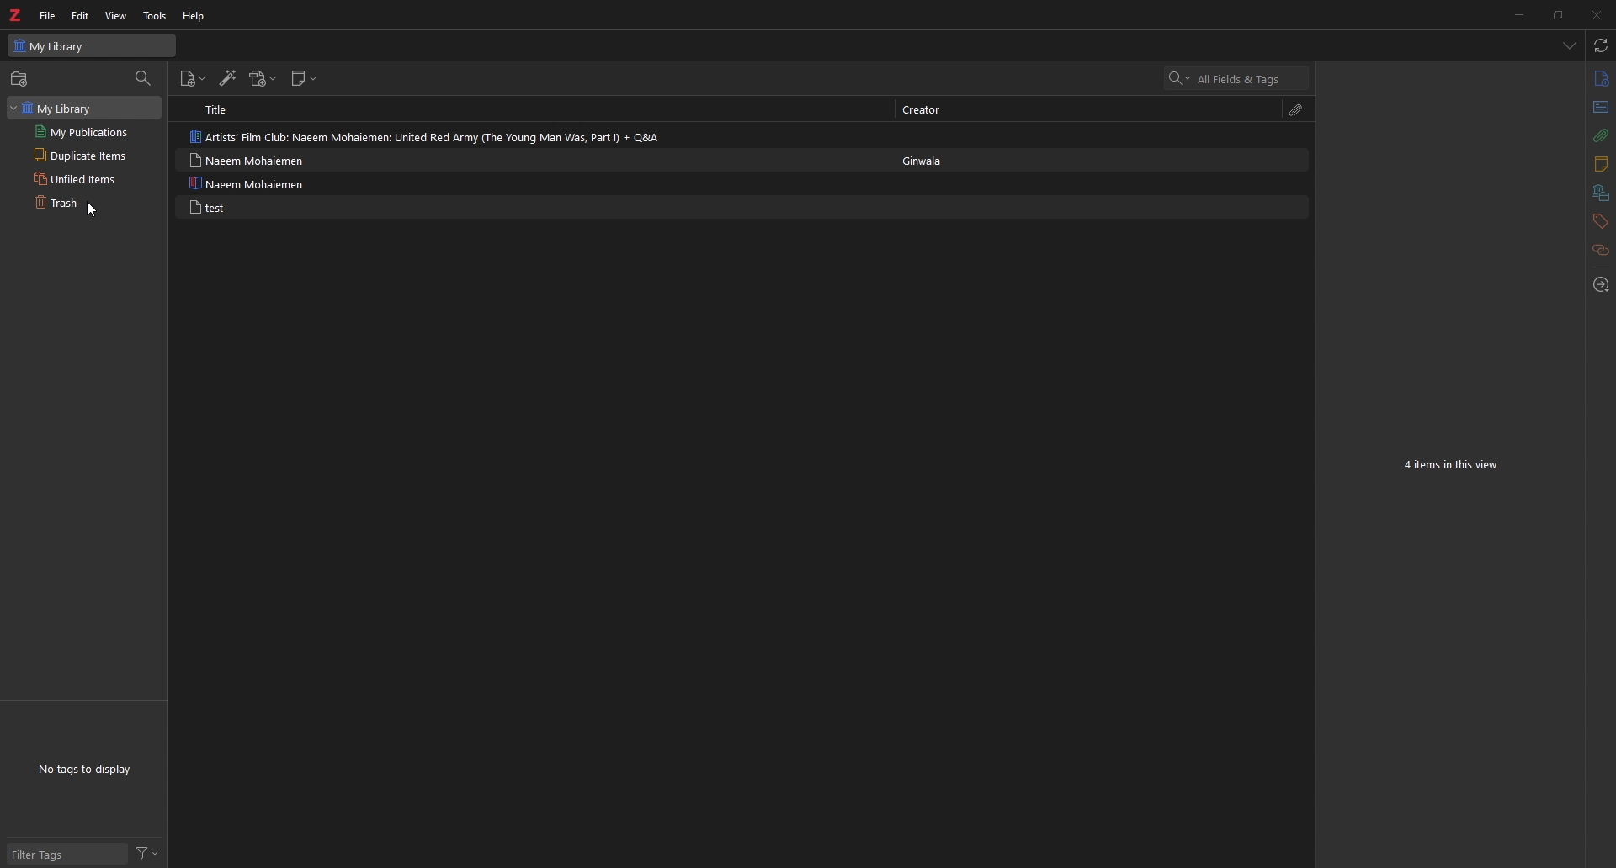 This screenshot has width=1616, height=868. What do you see at coordinates (229, 79) in the screenshot?
I see `add items by identifier` at bounding box center [229, 79].